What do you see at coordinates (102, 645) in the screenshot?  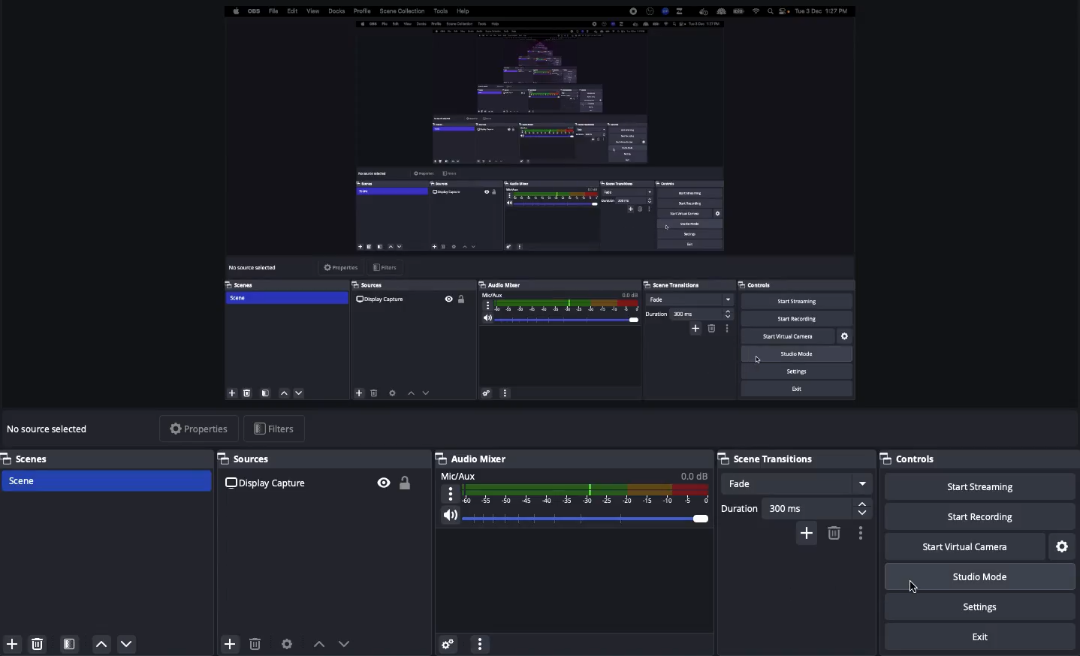 I see `move up` at bounding box center [102, 645].